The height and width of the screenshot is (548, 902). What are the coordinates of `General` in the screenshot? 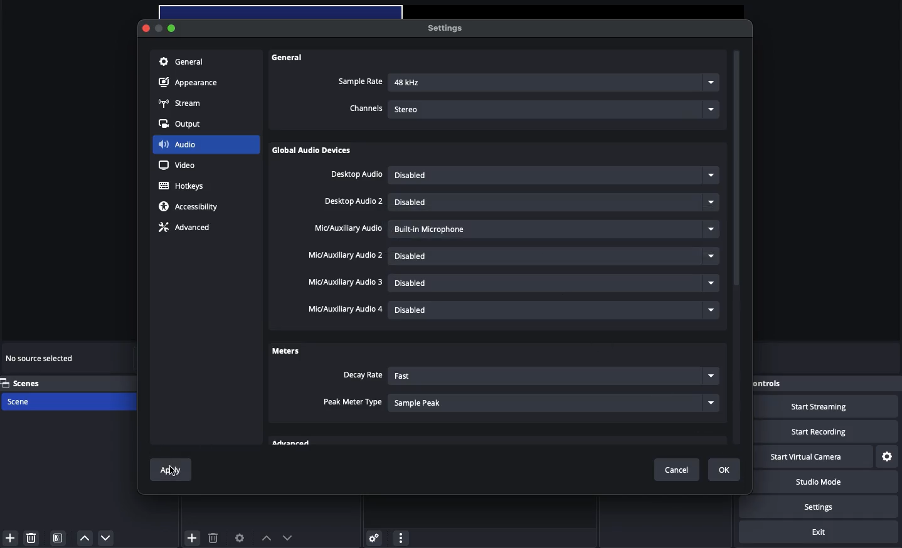 It's located at (181, 63).